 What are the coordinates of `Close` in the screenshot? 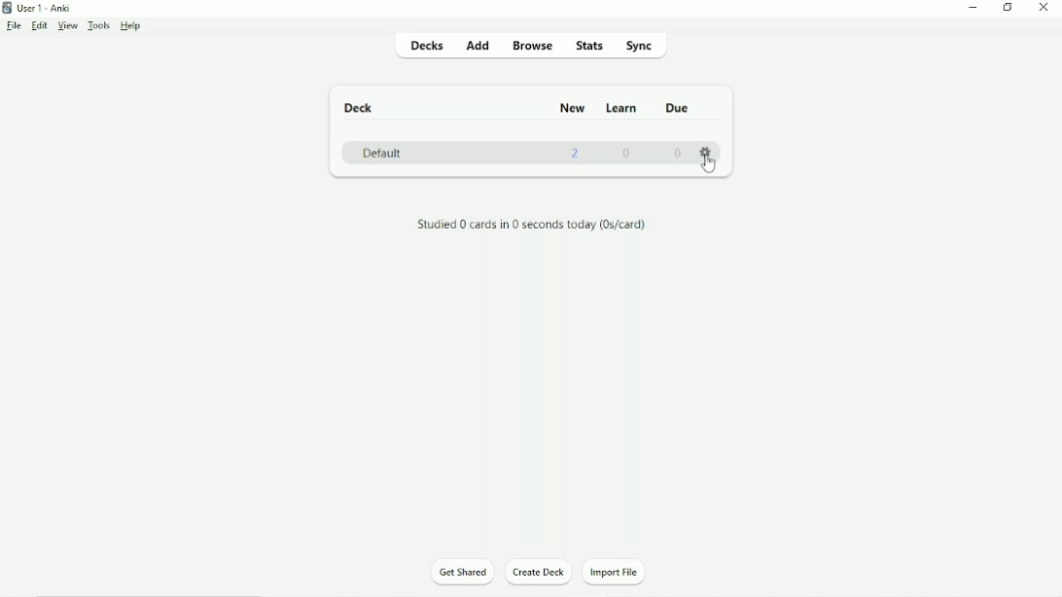 It's located at (1045, 8).